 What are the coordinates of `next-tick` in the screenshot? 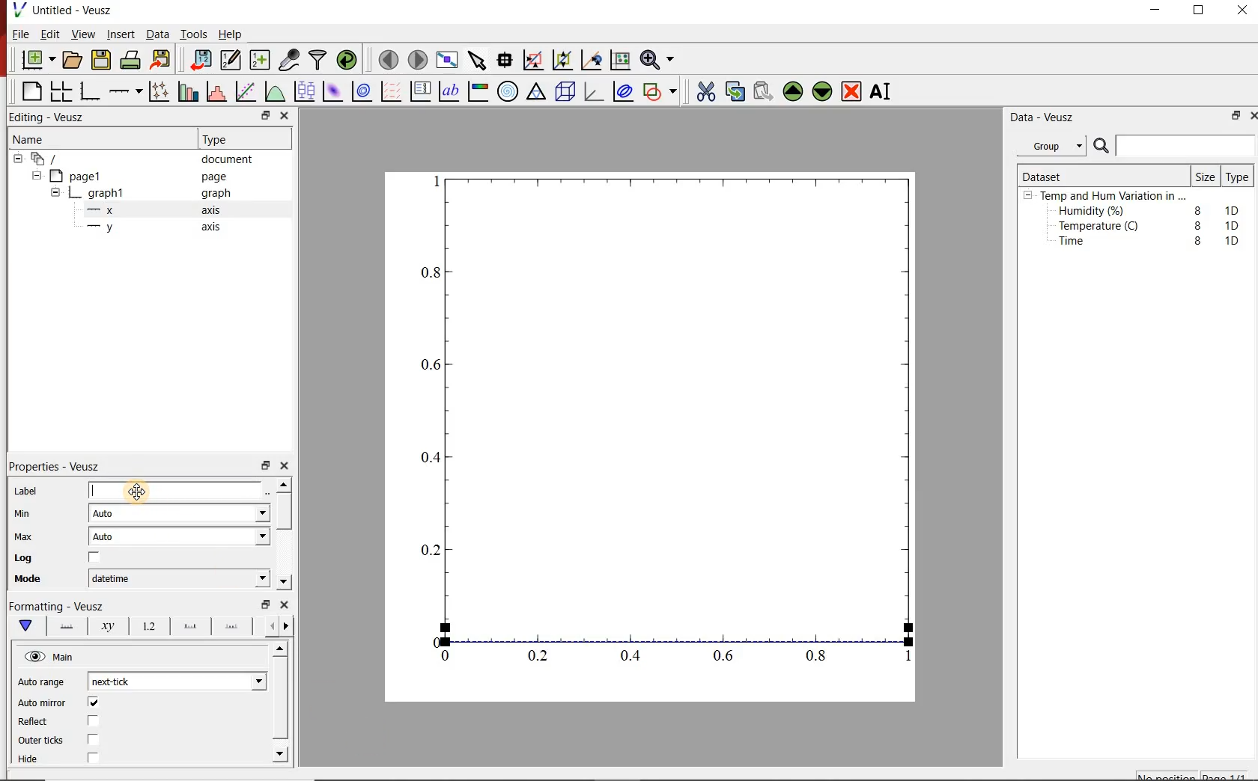 It's located at (122, 681).